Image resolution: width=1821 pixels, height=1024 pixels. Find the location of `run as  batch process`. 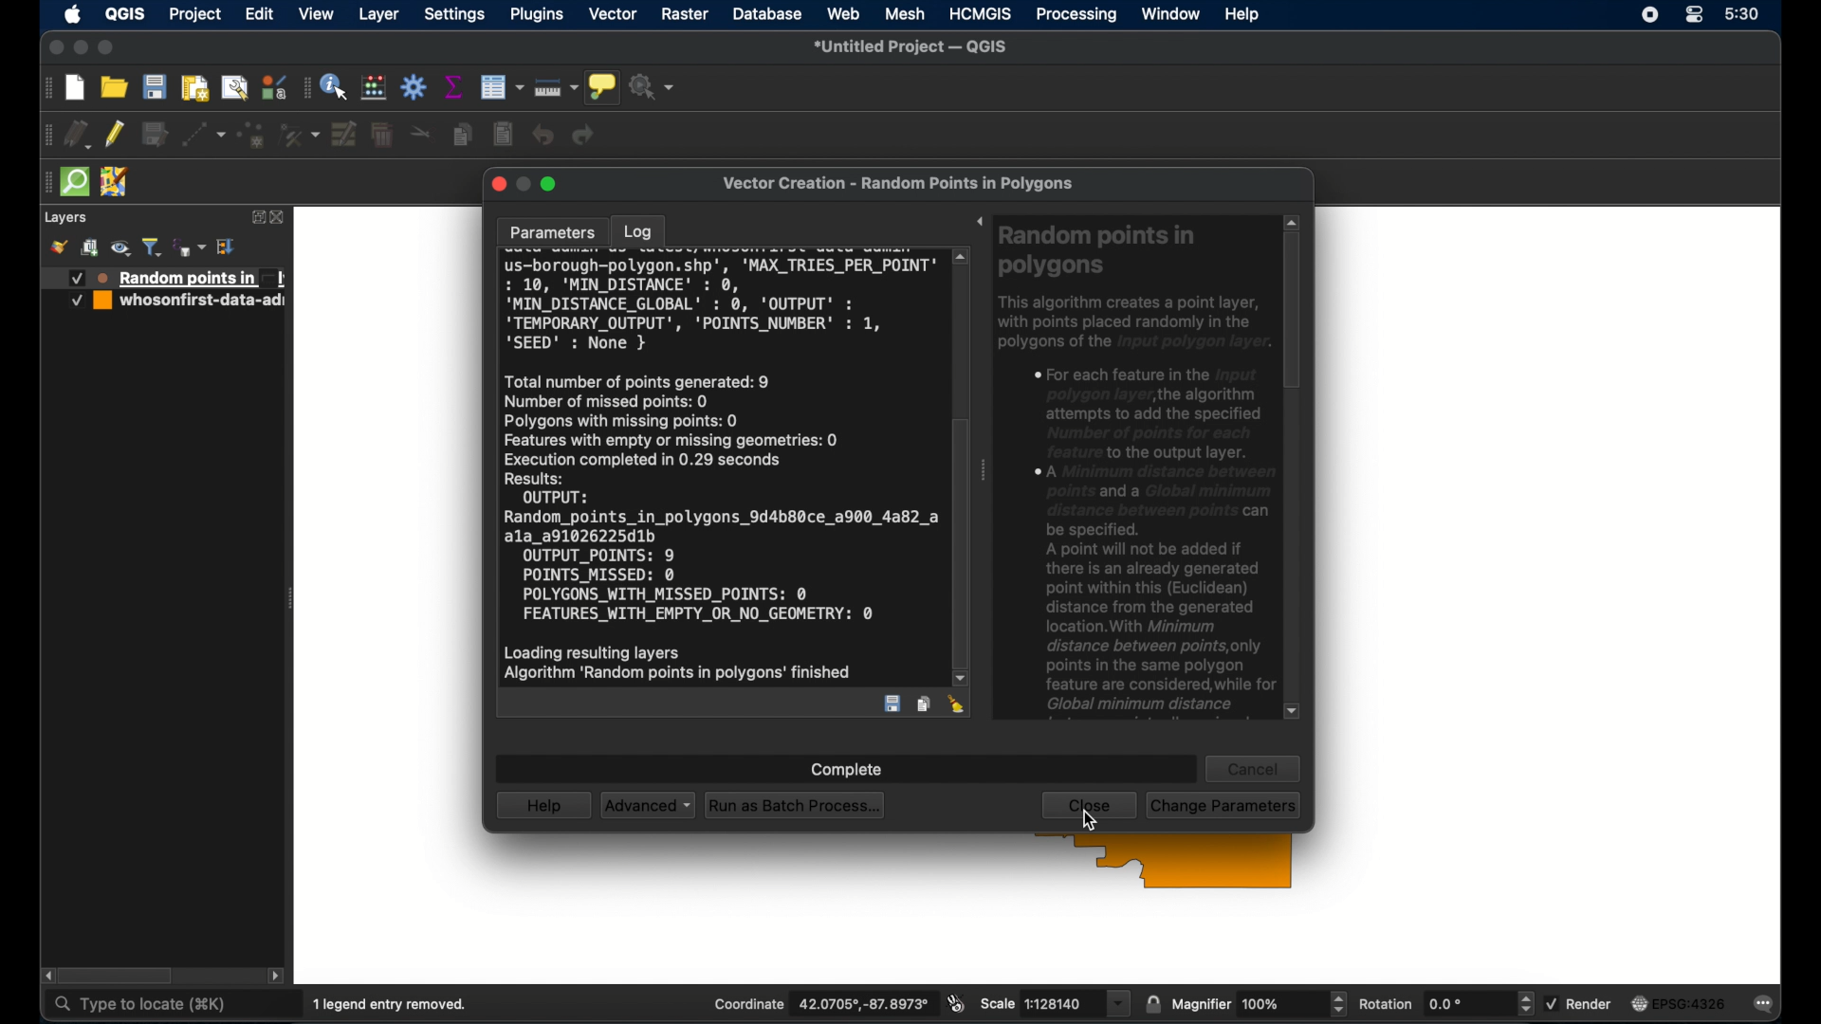

run as  batch process is located at coordinates (797, 806).